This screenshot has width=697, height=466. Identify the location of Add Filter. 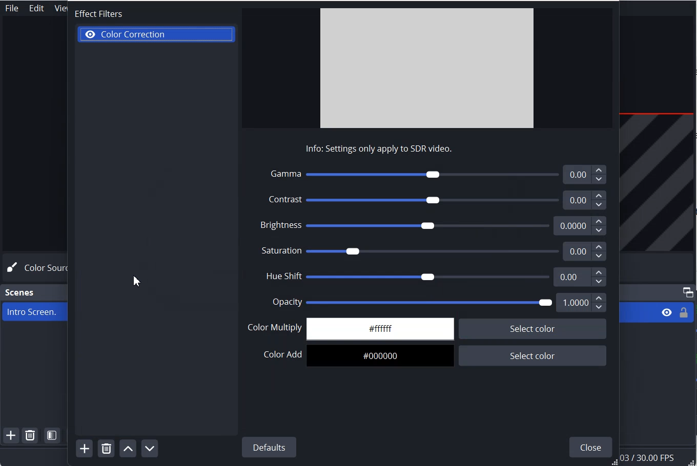
(84, 449).